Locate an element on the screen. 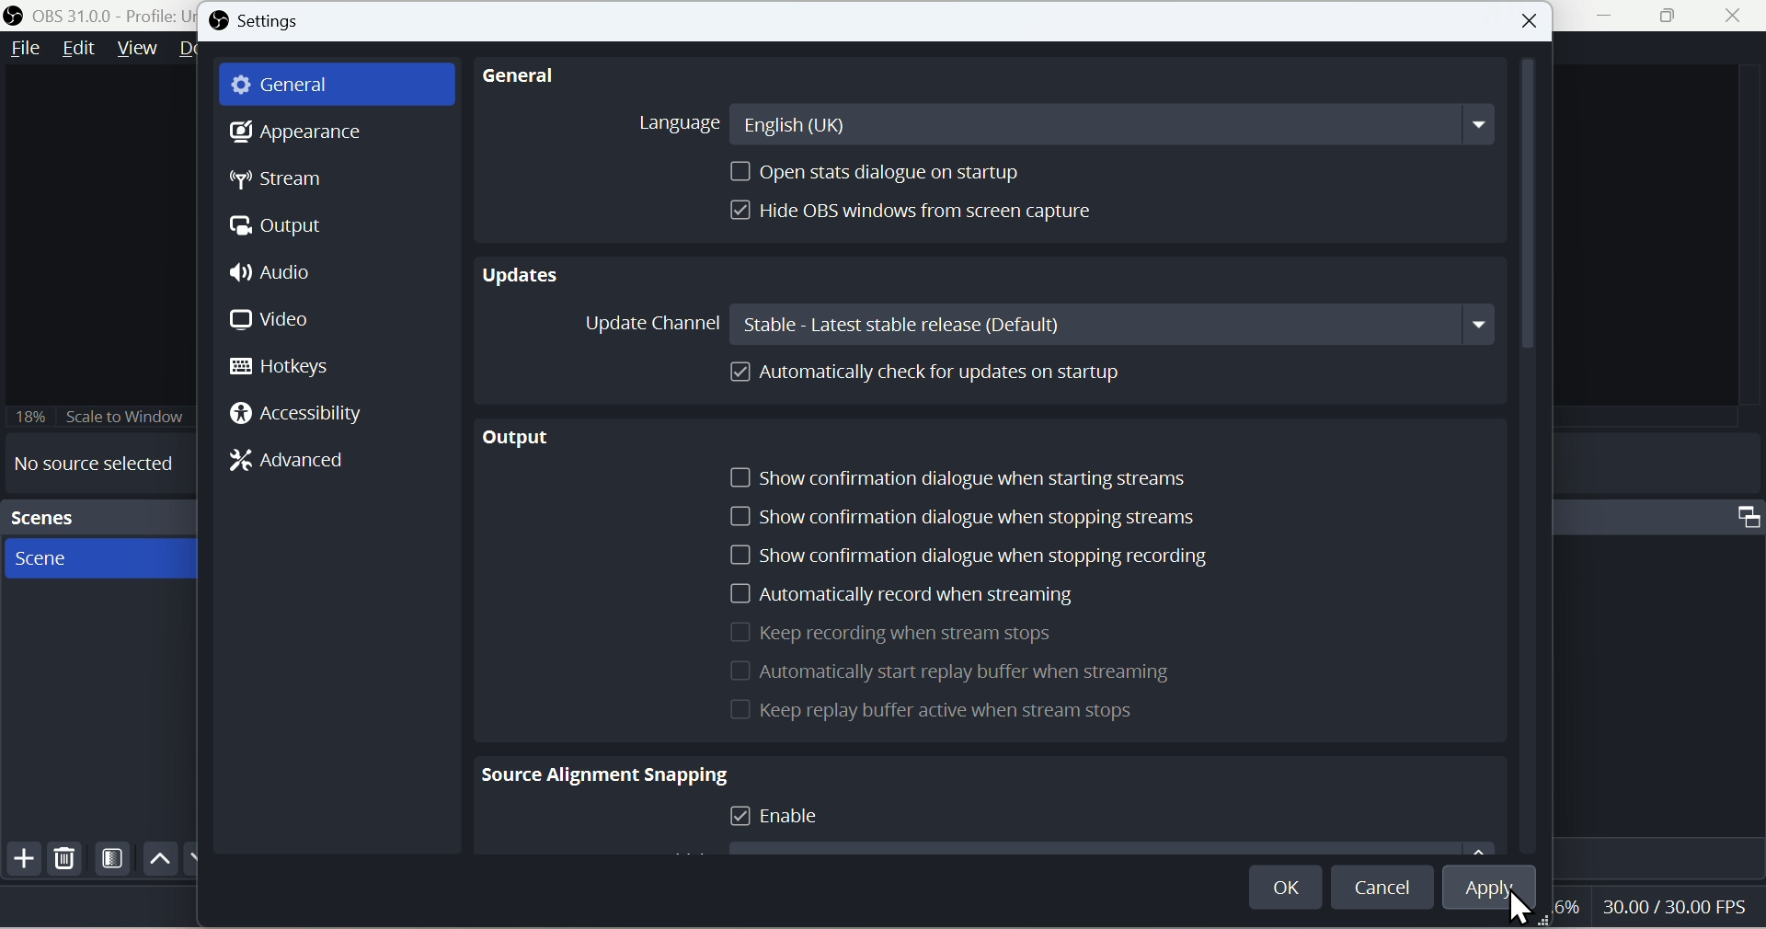  30.00 FPS is located at coordinates (1682, 907).